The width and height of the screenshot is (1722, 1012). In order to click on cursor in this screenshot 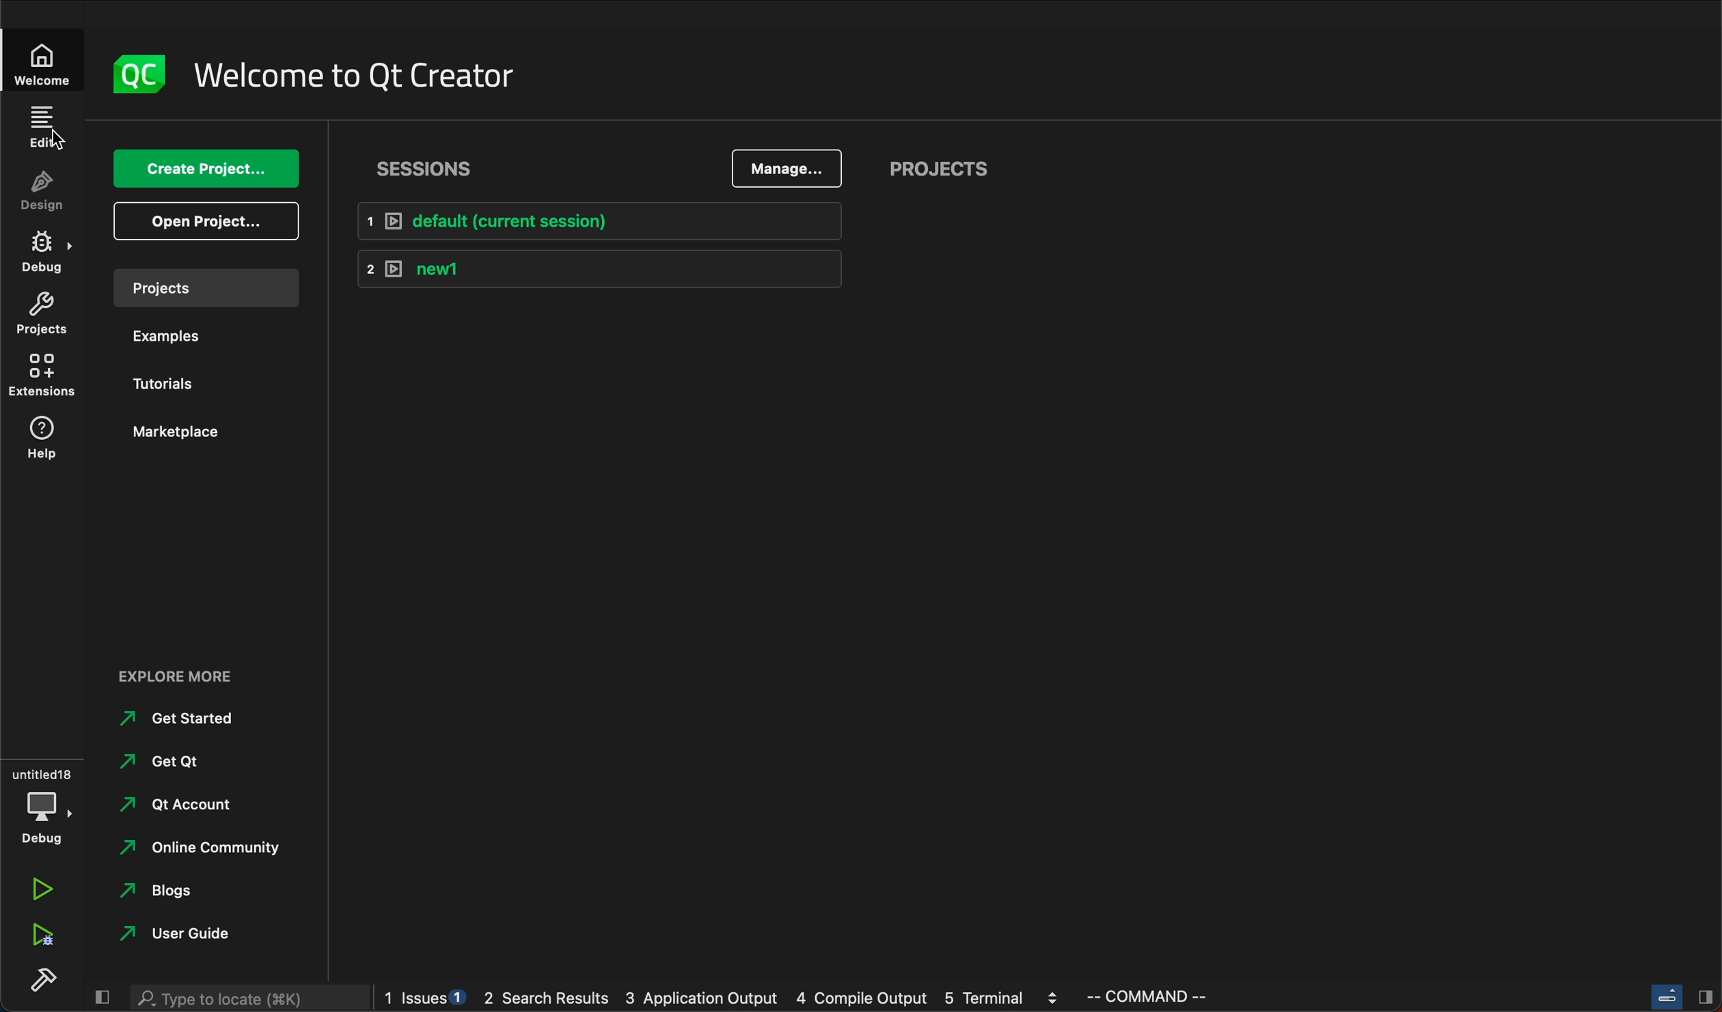, I will do `click(54, 139)`.